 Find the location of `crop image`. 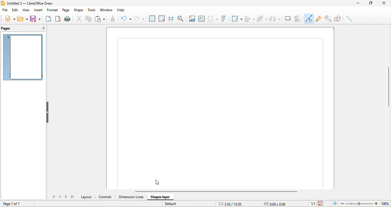

crop image is located at coordinates (298, 18).